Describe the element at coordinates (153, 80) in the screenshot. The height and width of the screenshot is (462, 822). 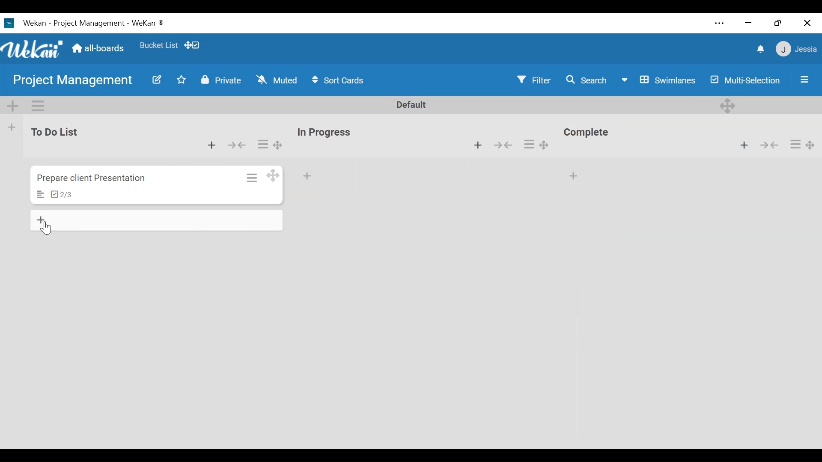
I see `Edit` at that location.